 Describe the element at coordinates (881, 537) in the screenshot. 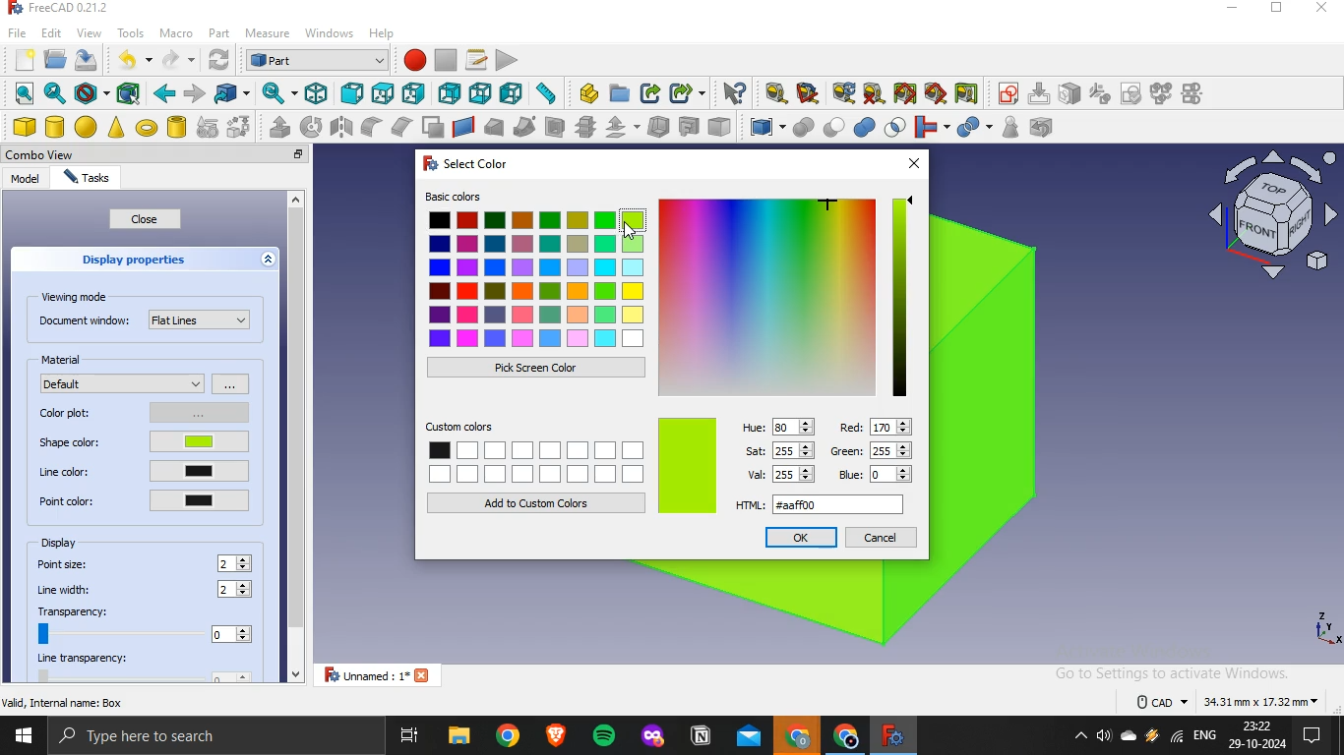

I see `cancel` at that location.